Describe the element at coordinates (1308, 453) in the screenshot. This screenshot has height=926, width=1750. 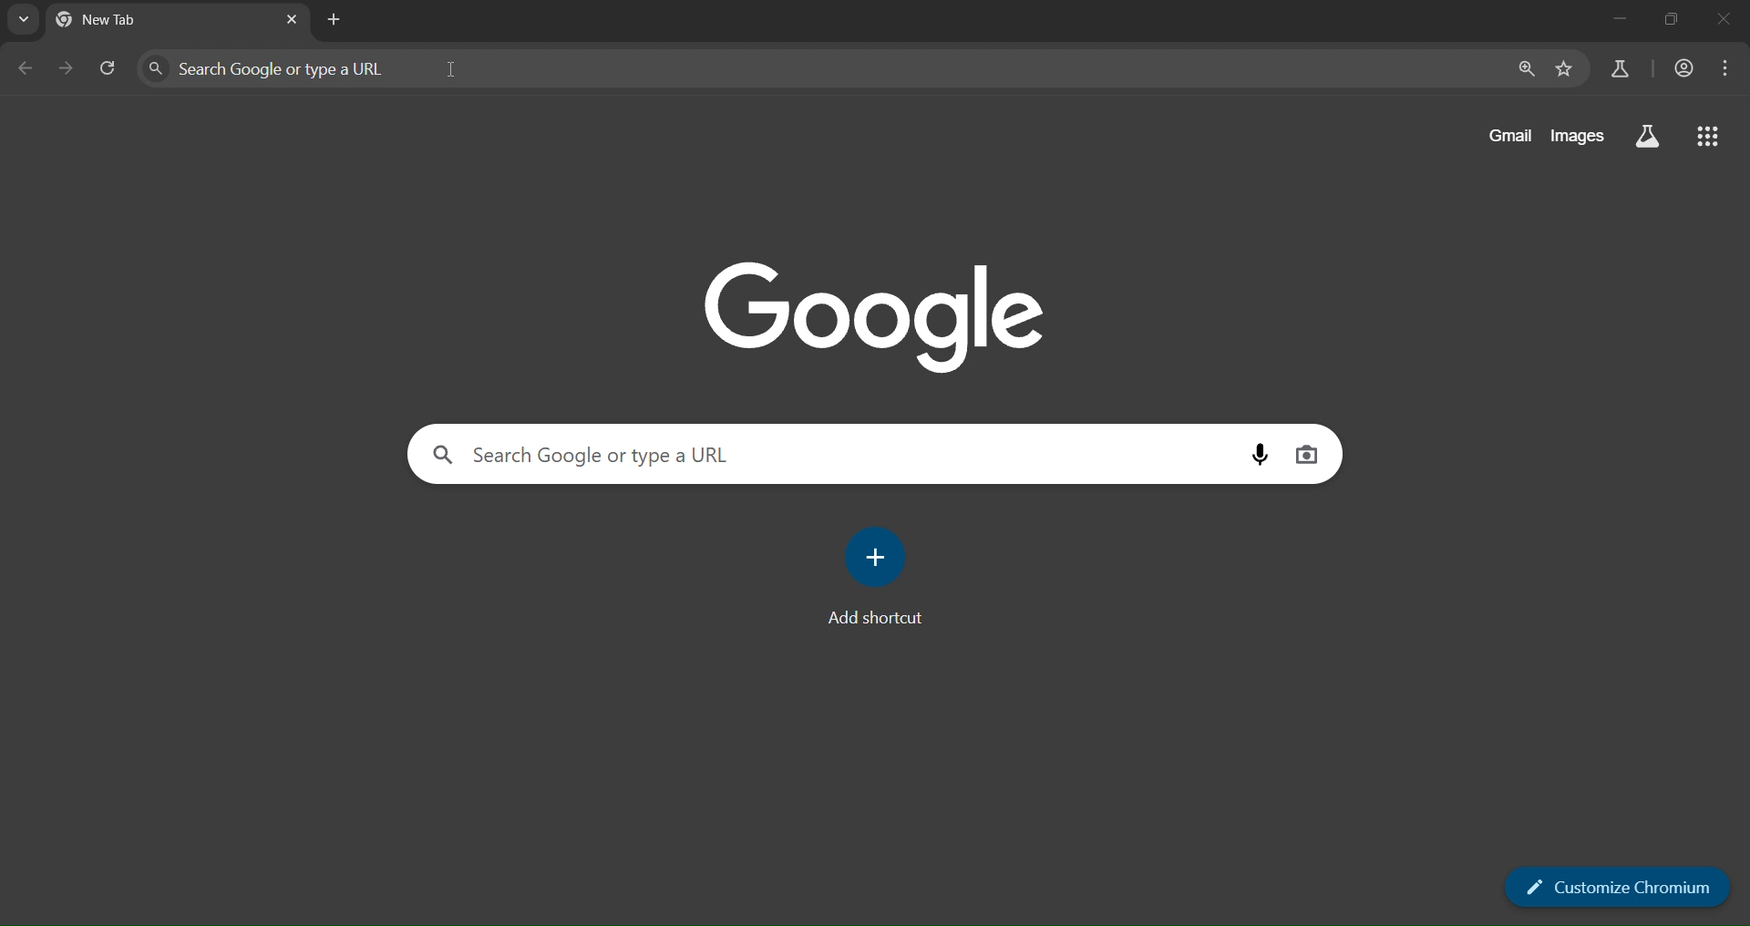
I see `image search` at that location.